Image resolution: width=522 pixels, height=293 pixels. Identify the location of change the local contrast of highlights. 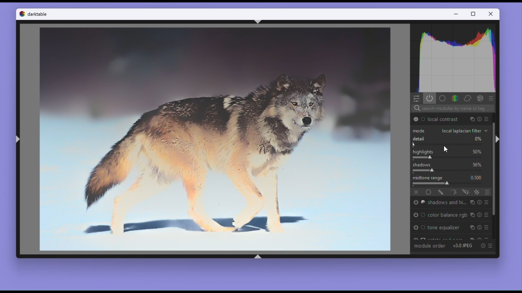
(422, 157).